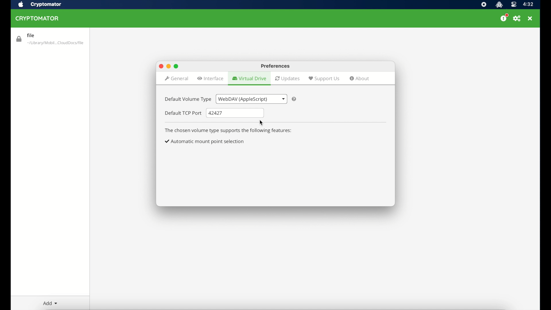  What do you see at coordinates (517, 18) in the screenshot?
I see `preferences` at bounding box center [517, 18].